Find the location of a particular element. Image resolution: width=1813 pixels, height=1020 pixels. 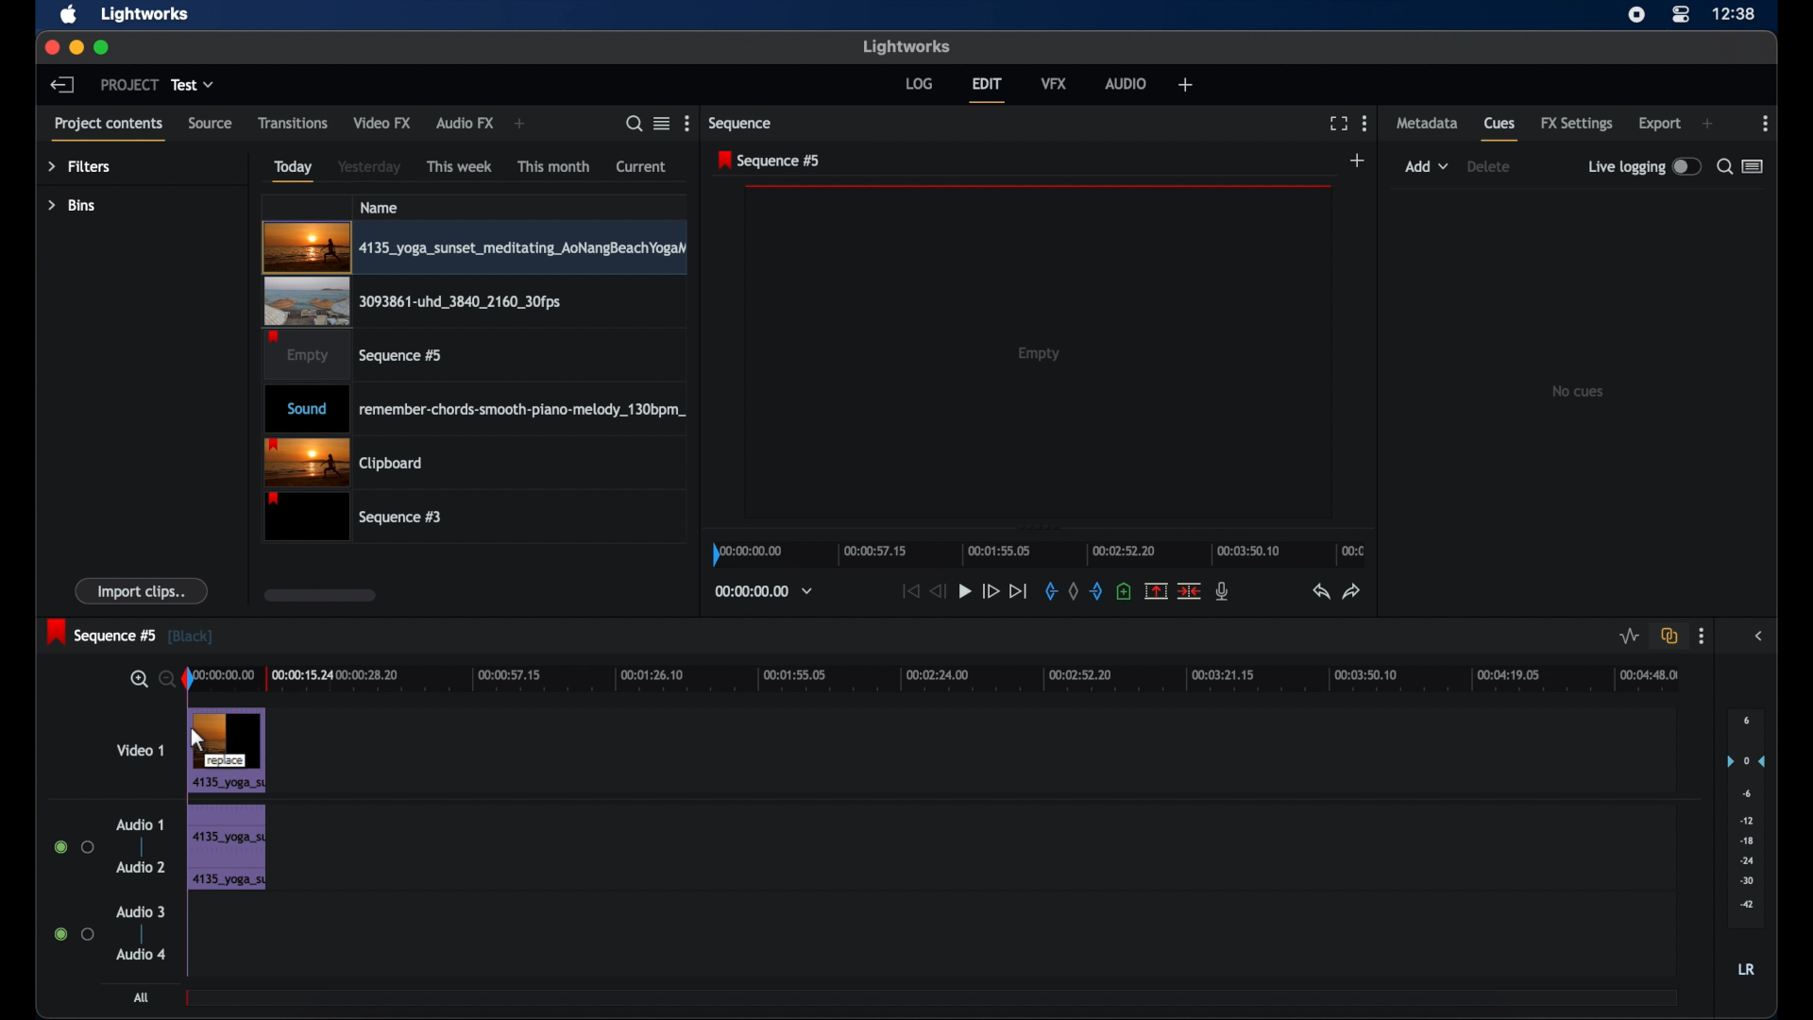

radio button is located at coordinates (73, 846).